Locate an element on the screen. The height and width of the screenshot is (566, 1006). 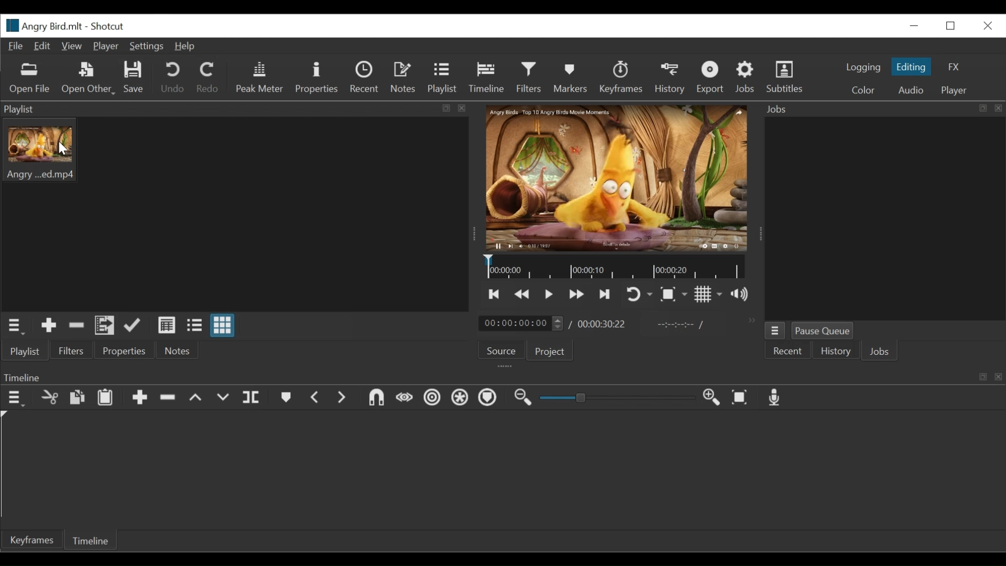
Clip thumbnail is located at coordinates (235, 214).